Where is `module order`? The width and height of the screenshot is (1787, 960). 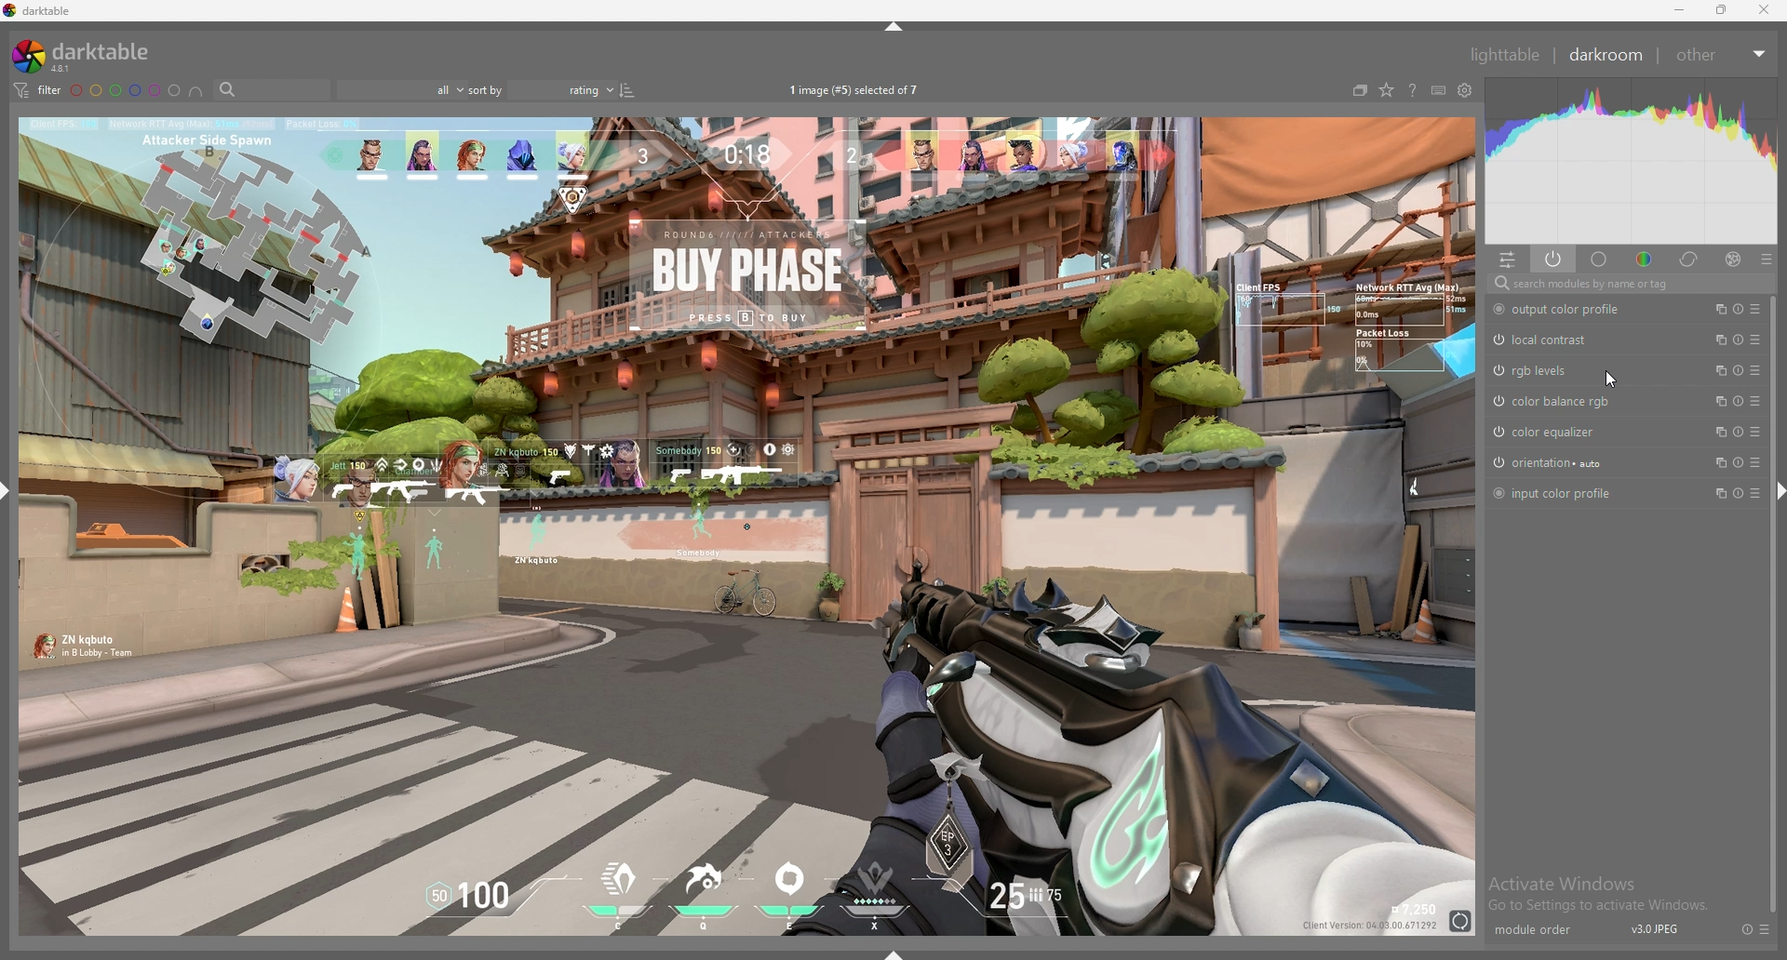
module order is located at coordinates (1532, 931).